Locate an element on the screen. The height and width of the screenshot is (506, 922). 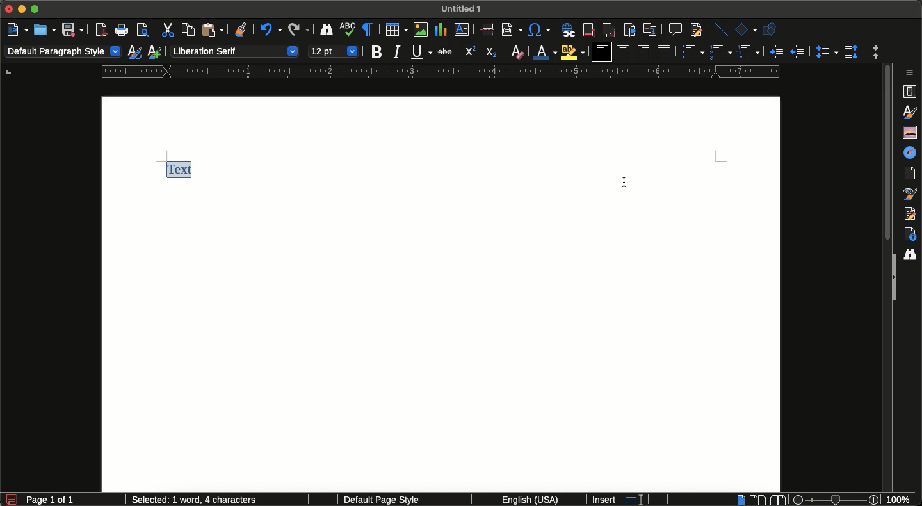
Insert is located at coordinates (604, 500).